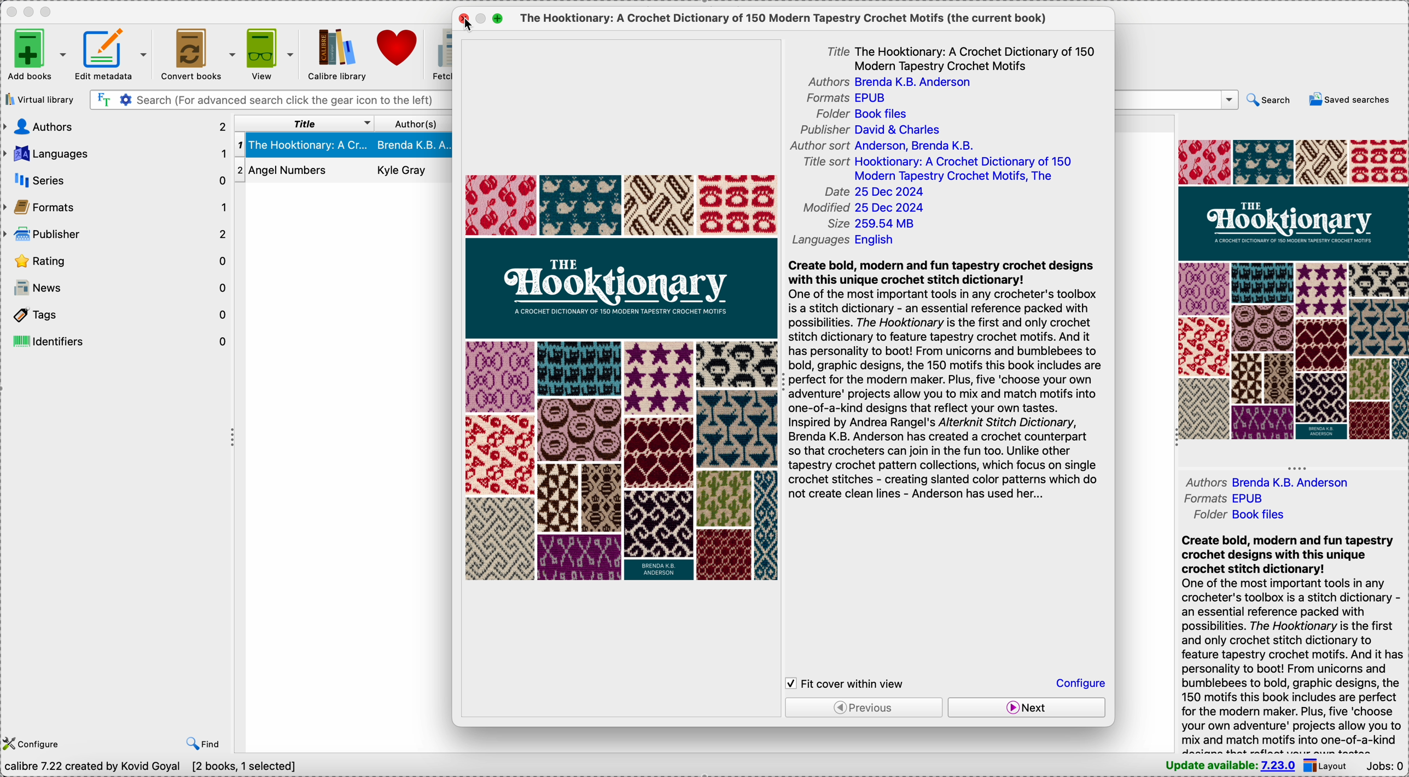 The width and height of the screenshot is (1409, 777). Describe the element at coordinates (115, 208) in the screenshot. I see `formats` at that location.